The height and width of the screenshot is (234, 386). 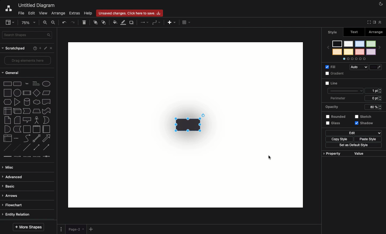 I want to click on Rounded rectangle, so click(x=18, y=84).